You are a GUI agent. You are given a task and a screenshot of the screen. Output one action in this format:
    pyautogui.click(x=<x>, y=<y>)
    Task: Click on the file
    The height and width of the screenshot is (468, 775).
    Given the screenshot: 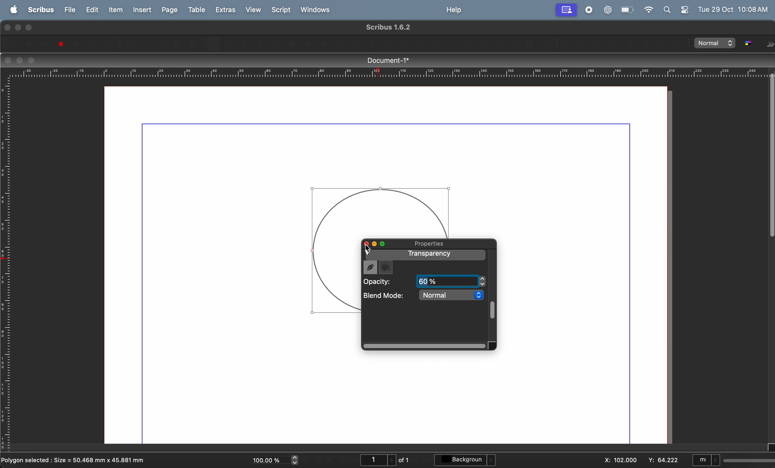 What is the action you would take?
    pyautogui.click(x=68, y=9)
    